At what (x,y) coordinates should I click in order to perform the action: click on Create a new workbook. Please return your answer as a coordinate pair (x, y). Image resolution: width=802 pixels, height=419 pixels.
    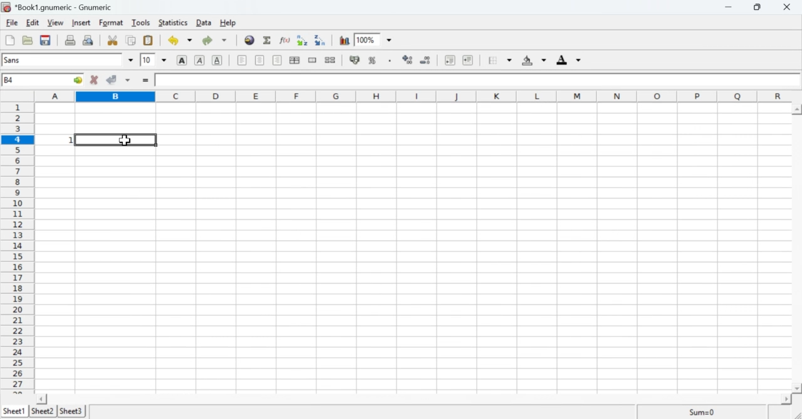
    Looking at the image, I should click on (9, 41).